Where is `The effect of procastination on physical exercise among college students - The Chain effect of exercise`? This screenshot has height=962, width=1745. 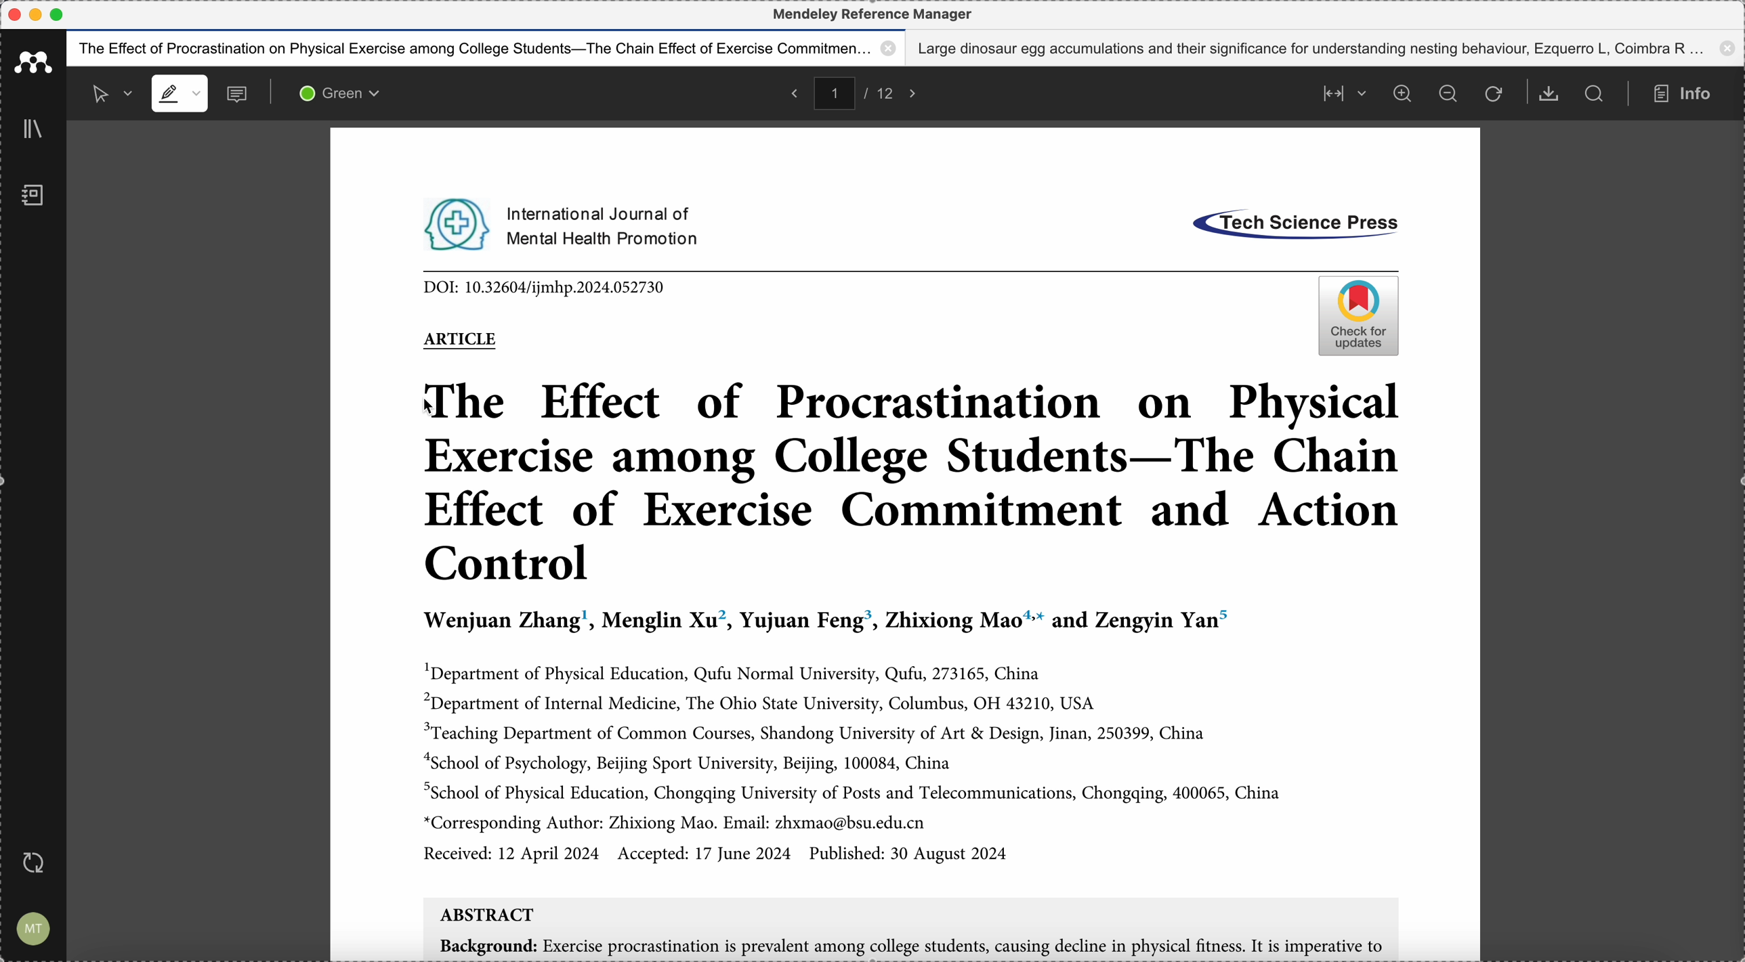 The effect of procastination on physical exercise among college students - The Chain effect of exercise is located at coordinates (486, 48).